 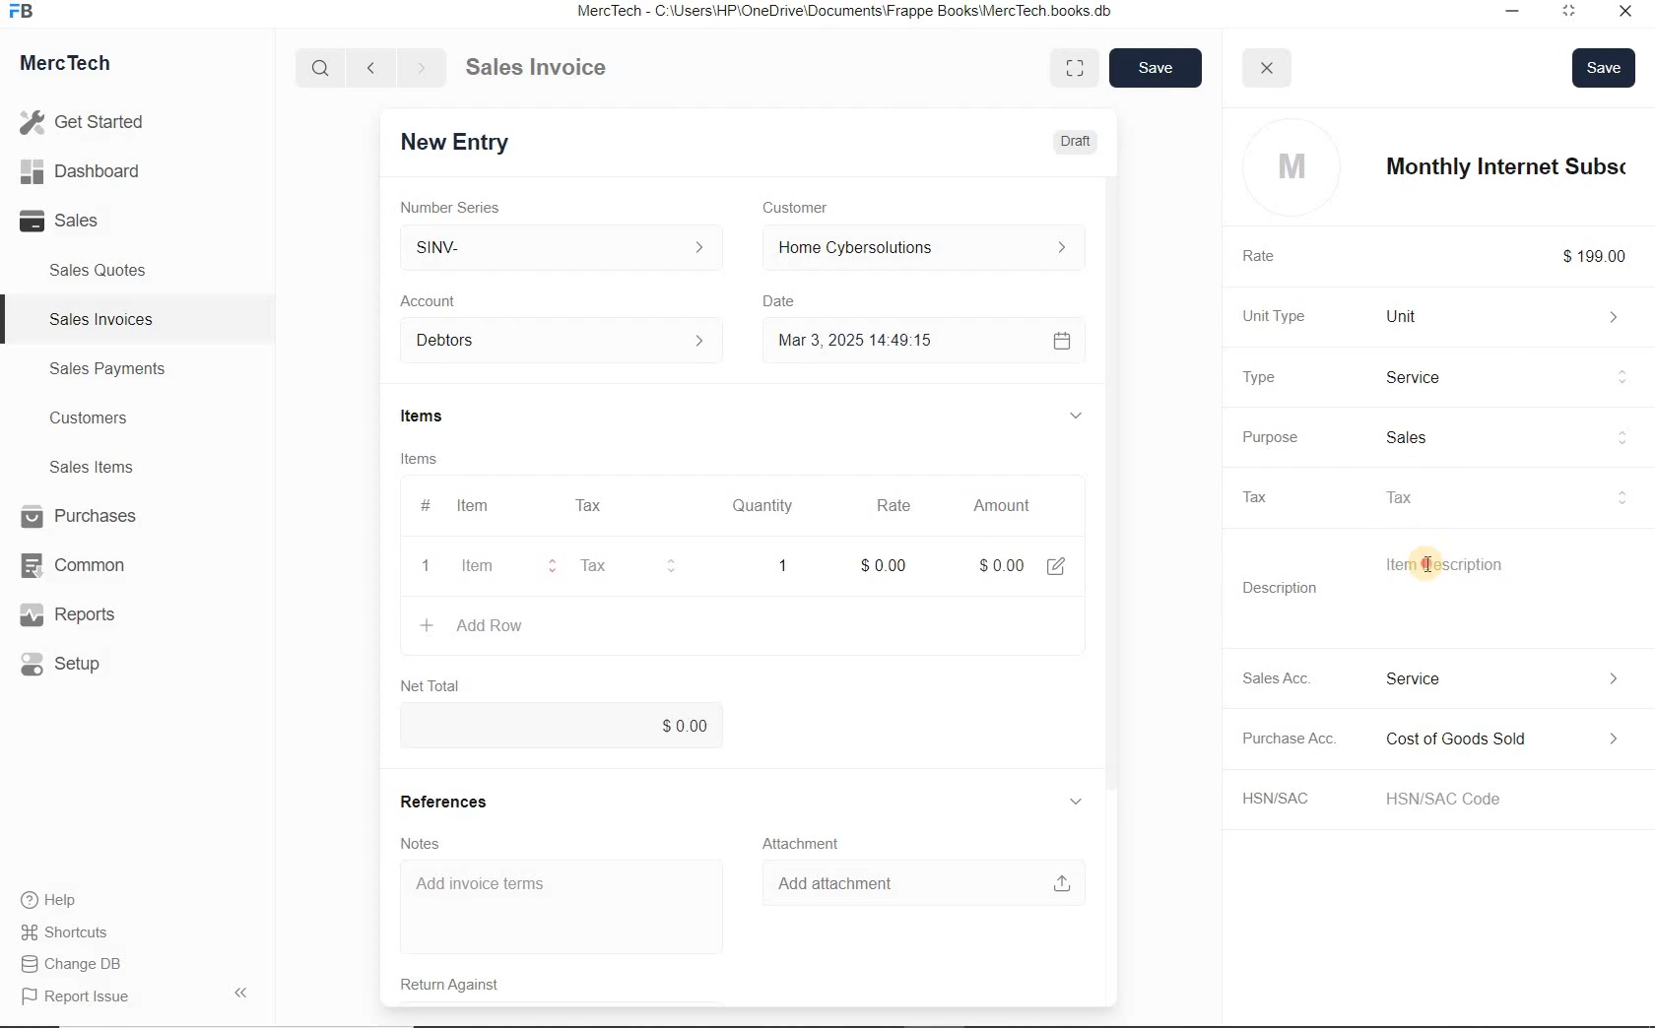 I want to click on Sales Payments, so click(x=104, y=369).